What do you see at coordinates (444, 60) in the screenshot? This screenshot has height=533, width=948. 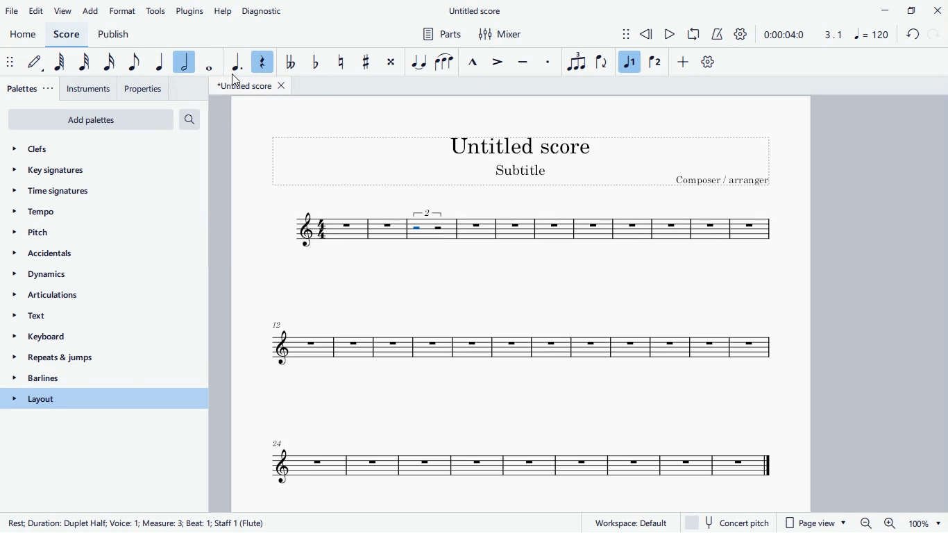 I see `slur` at bounding box center [444, 60].